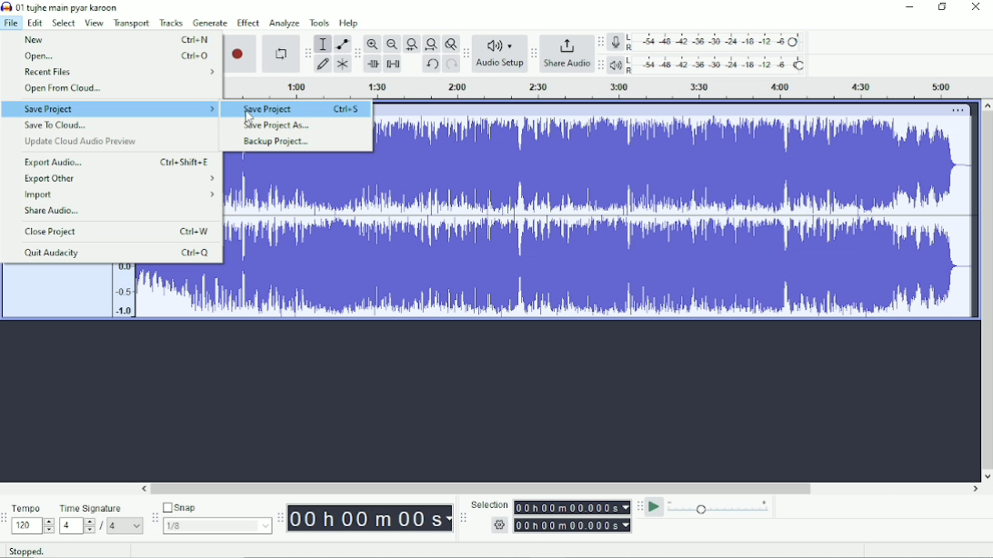 The image size is (993, 558). I want to click on Selection, so click(552, 514).